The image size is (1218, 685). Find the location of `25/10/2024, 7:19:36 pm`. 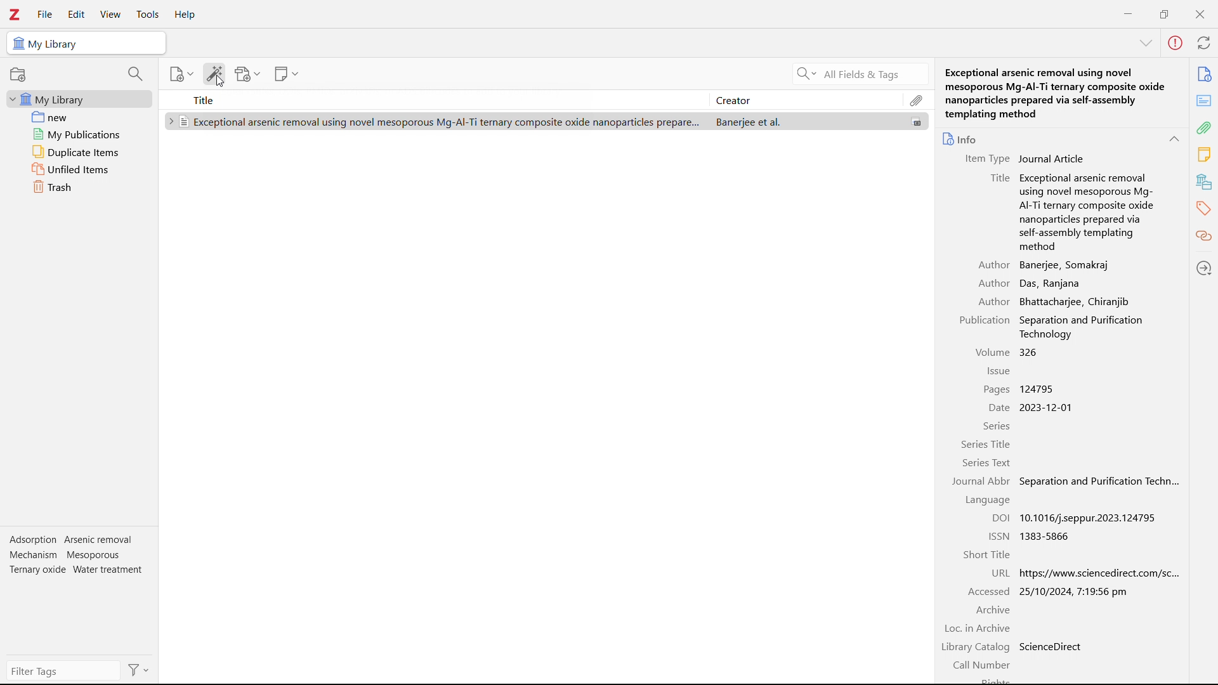

25/10/2024, 7:19:36 pm is located at coordinates (1075, 591).